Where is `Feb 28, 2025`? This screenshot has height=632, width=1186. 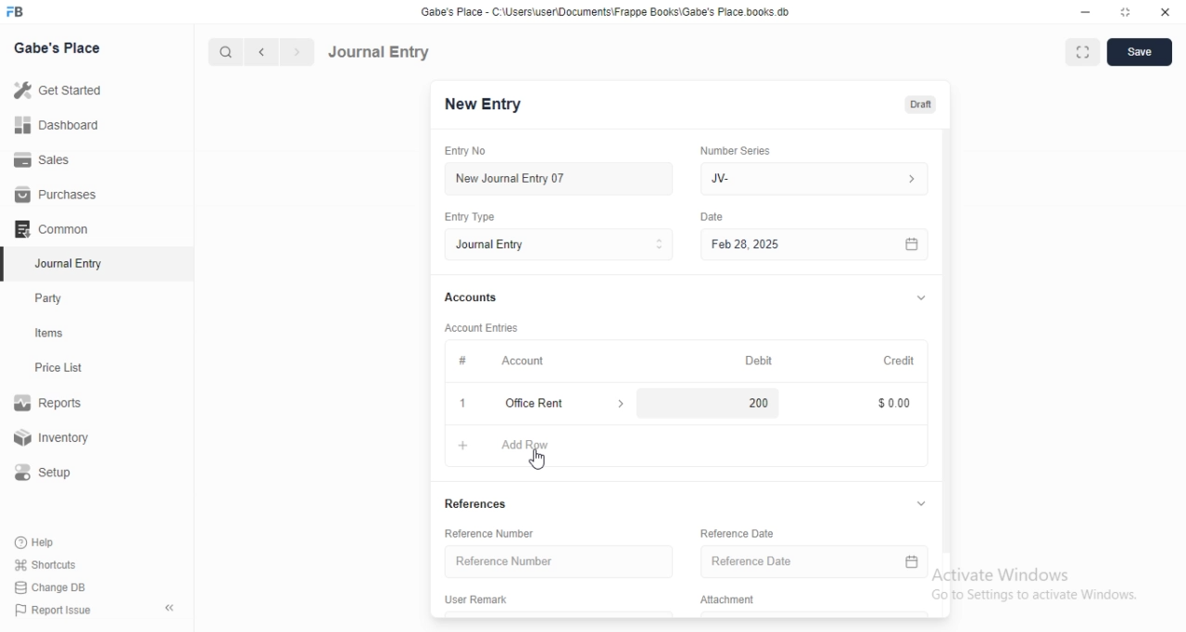
Feb 28, 2025 is located at coordinates (815, 246).